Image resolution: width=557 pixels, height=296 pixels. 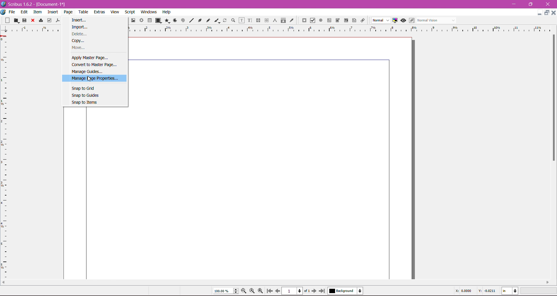 I want to click on Convert to Master Page, so click(x=95, y=65).